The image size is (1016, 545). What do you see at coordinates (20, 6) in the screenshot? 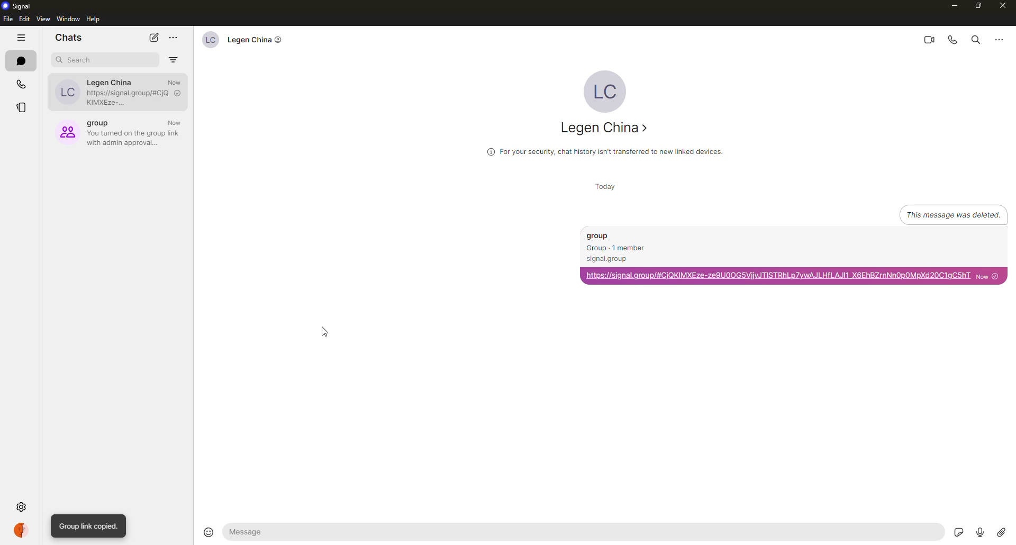
I see `signal` at bounding box center [20, 6].